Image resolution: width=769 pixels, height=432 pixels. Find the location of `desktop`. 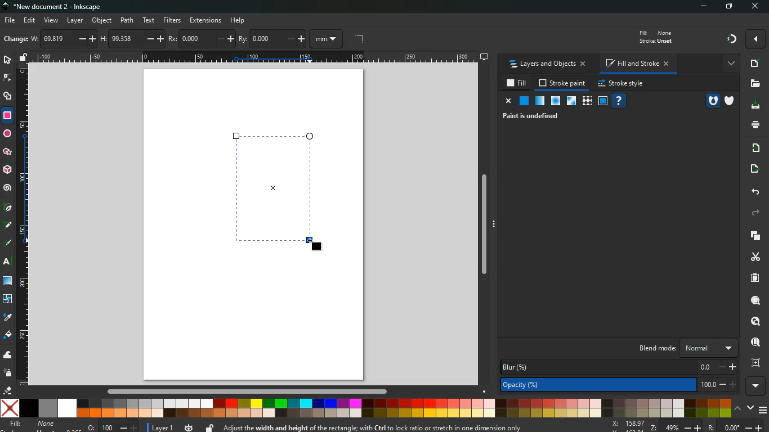

desktop is located at coordinates (480, 57).